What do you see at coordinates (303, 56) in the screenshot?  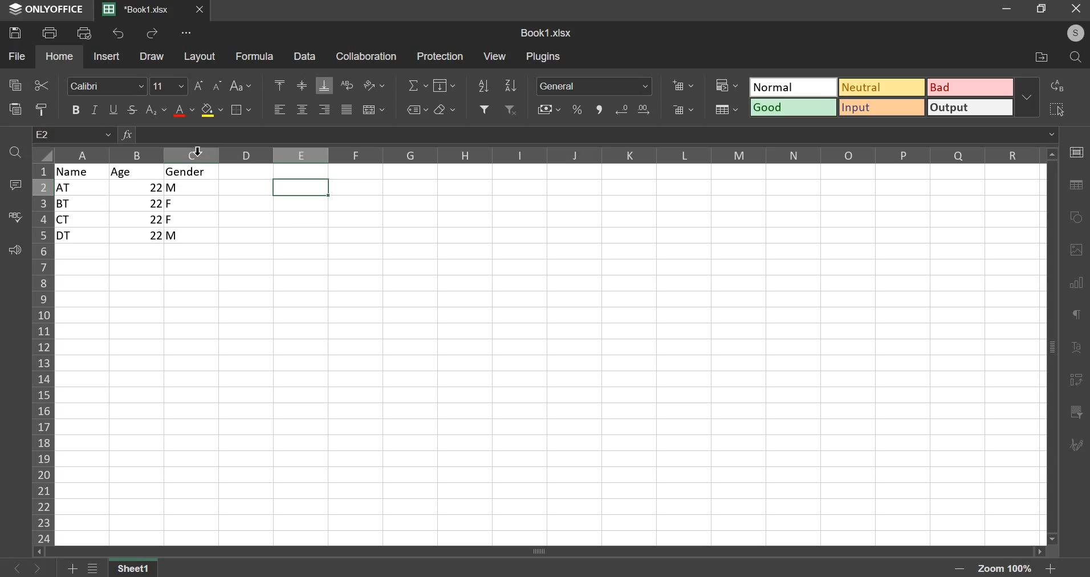 I see `data` at bounding box center [303, 56].